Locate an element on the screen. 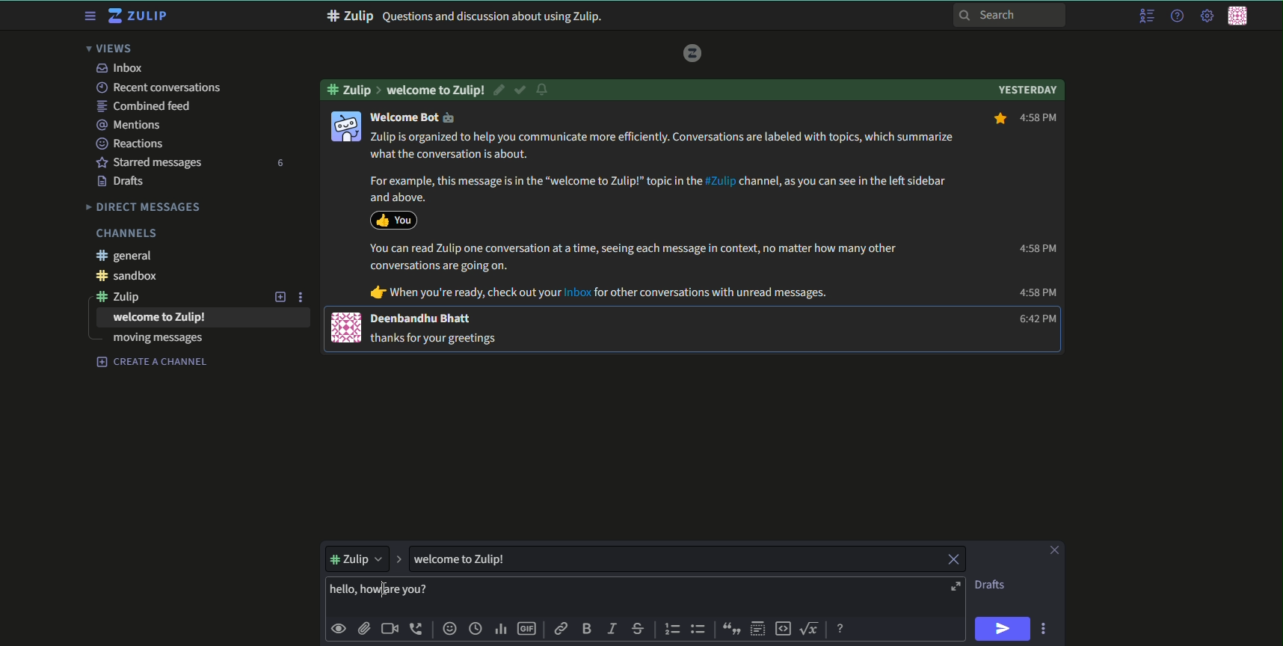 This screenshot has width=1283, height=646. time is located at coordinates (477, 630).